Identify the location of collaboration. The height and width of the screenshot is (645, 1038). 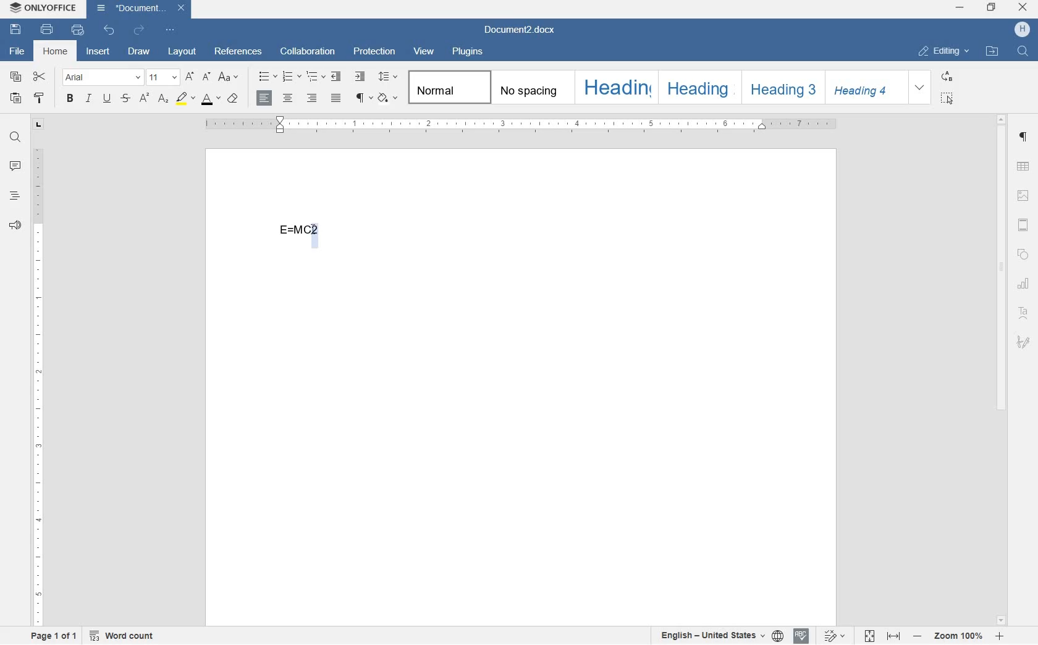
(310, 51).